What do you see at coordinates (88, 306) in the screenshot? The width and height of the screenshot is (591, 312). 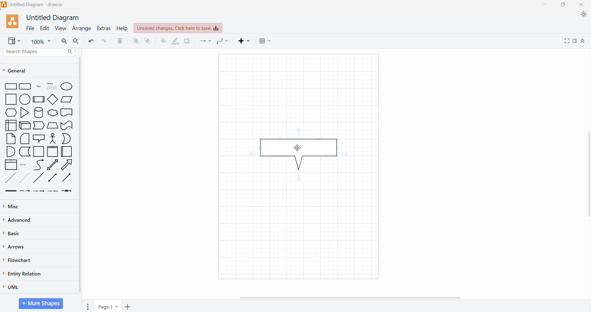 I see `Pages` at bounding box center [88, 306].